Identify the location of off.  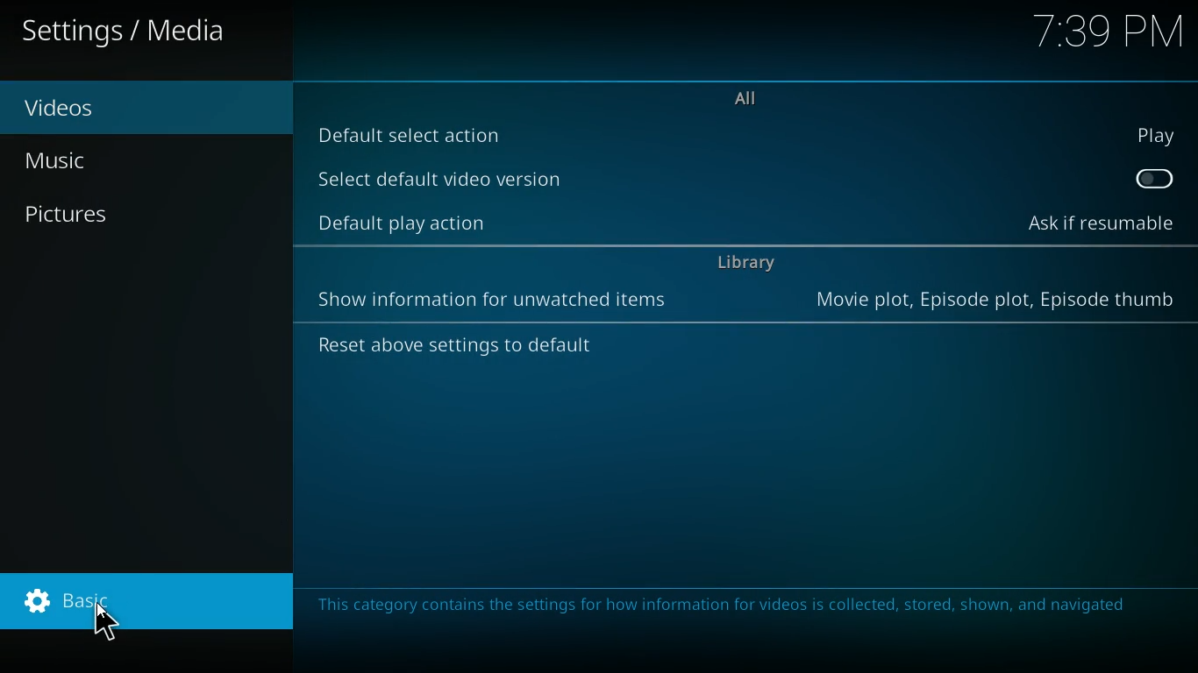
(1149, 179).